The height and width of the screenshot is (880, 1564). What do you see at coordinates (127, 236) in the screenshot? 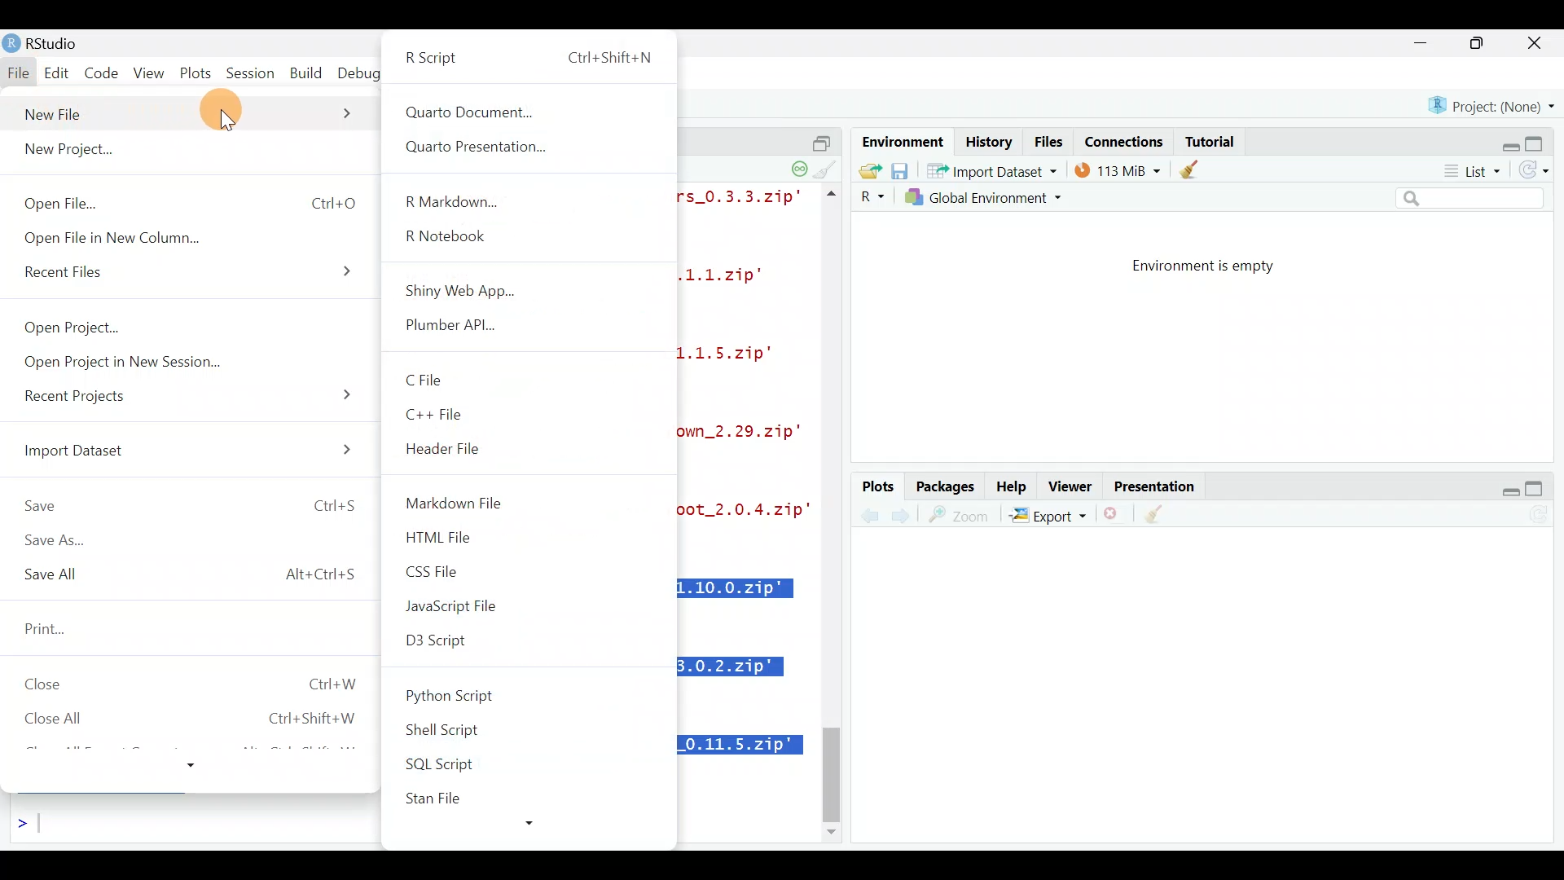
I see `Open File in New Column.` at bounding box center [127, 236].